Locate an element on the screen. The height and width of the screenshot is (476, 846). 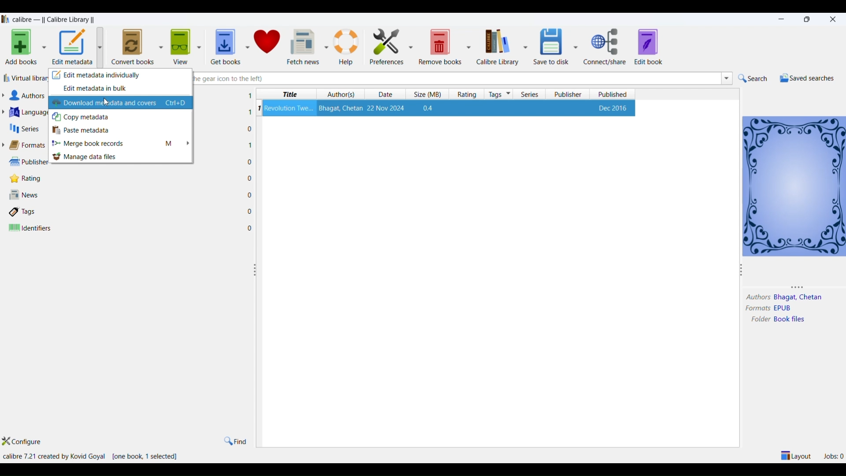
search dropdown button is located at coordinates (726, 78).